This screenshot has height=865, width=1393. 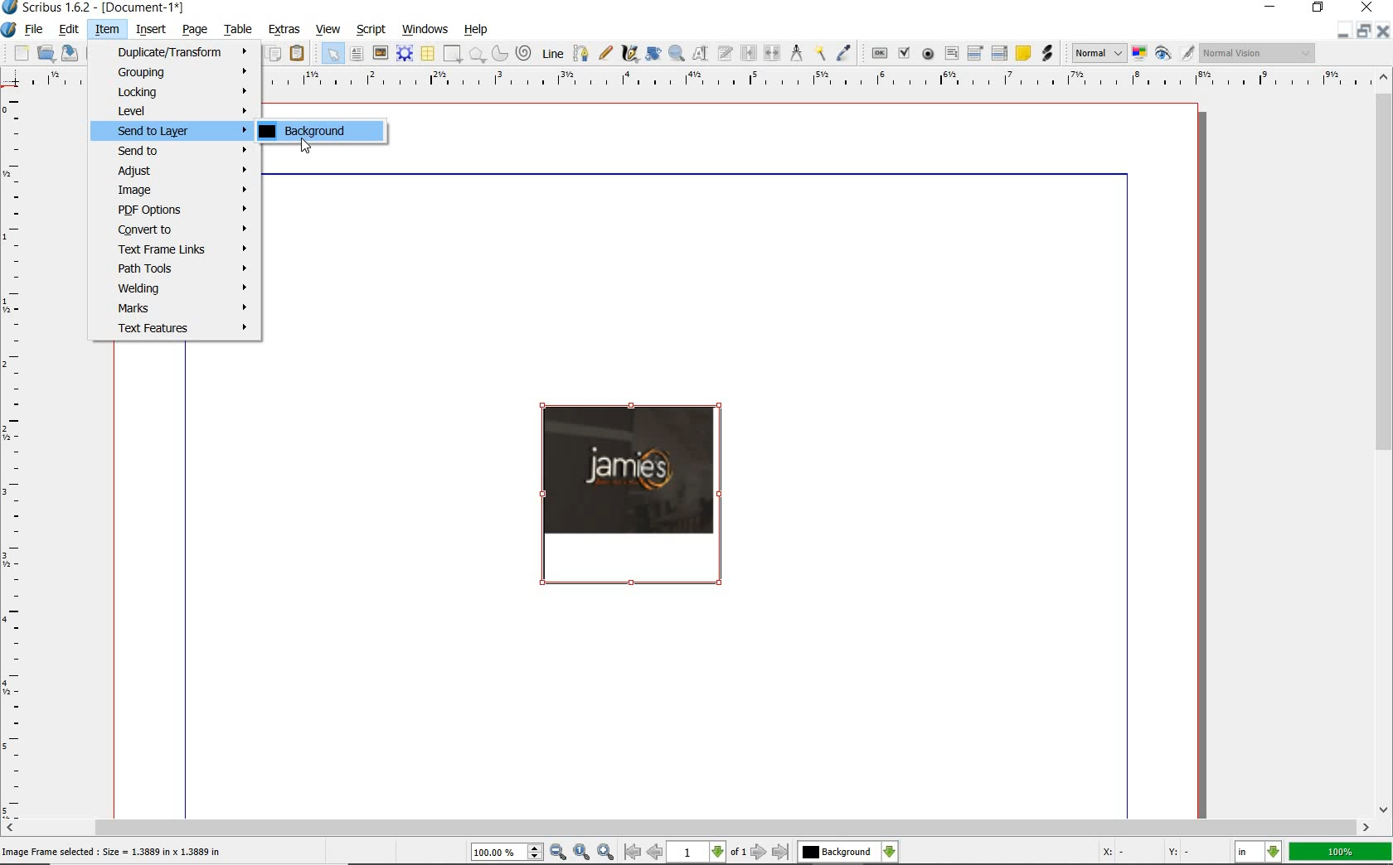 What do you see at coordinates (1258, 850) in the screenshot?
I see `select the current unit: in` at bounding box center [1258, 850].